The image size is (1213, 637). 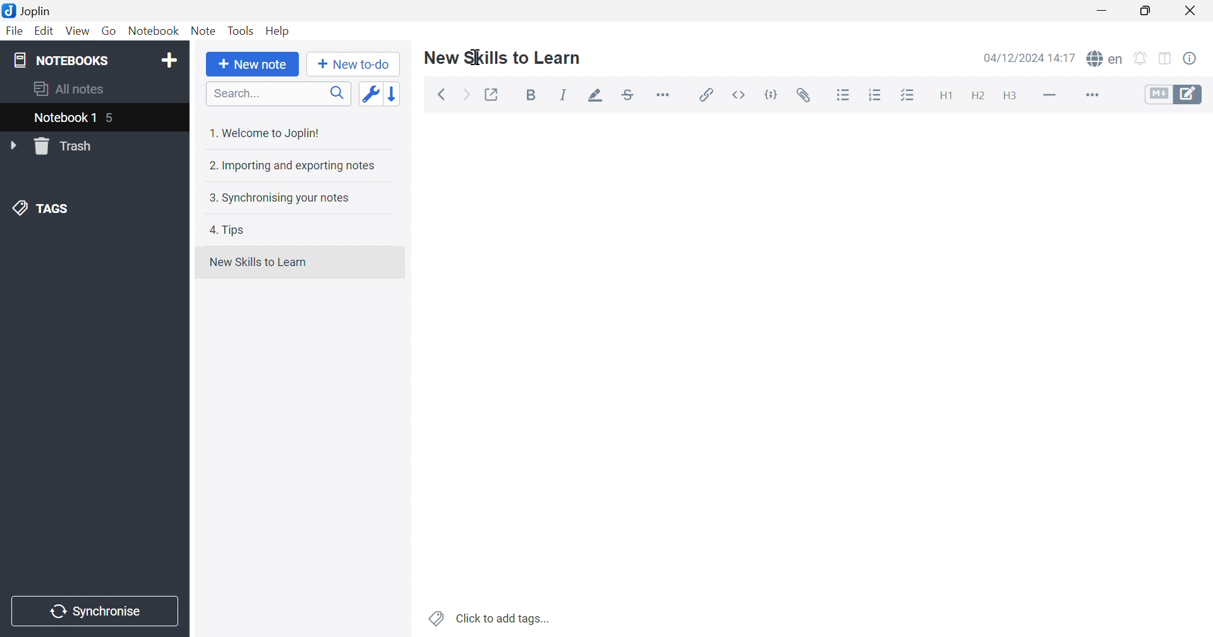 I want to click on TAGS, so click(x=44, y=207).